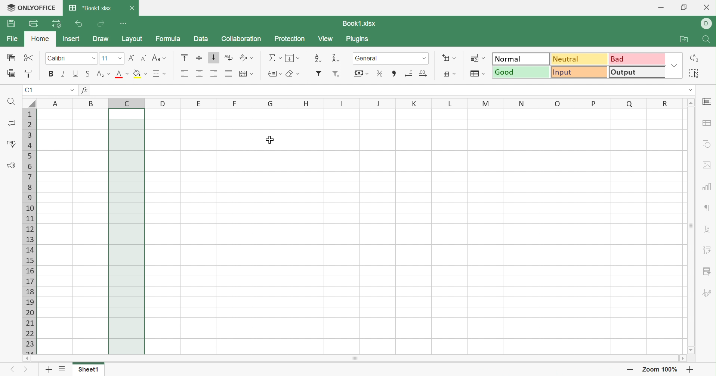 This screenshot has height=376, width=716. What do you see at coordinates (101, 24) in the screenshot?
I see `Redo` at bounding box center [101, 24].